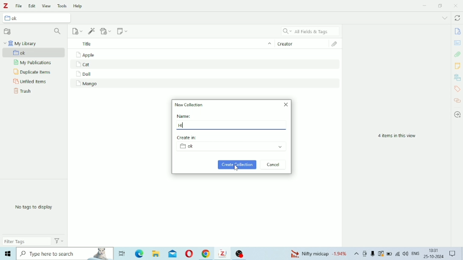  What do you see at coordinates (171, 43) in the screenshot?
I see `Title` at bounding box center [171, 43].